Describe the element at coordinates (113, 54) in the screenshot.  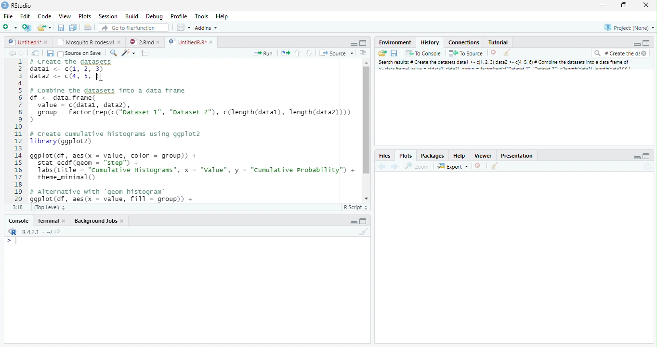
I see `Zoom` at that location.